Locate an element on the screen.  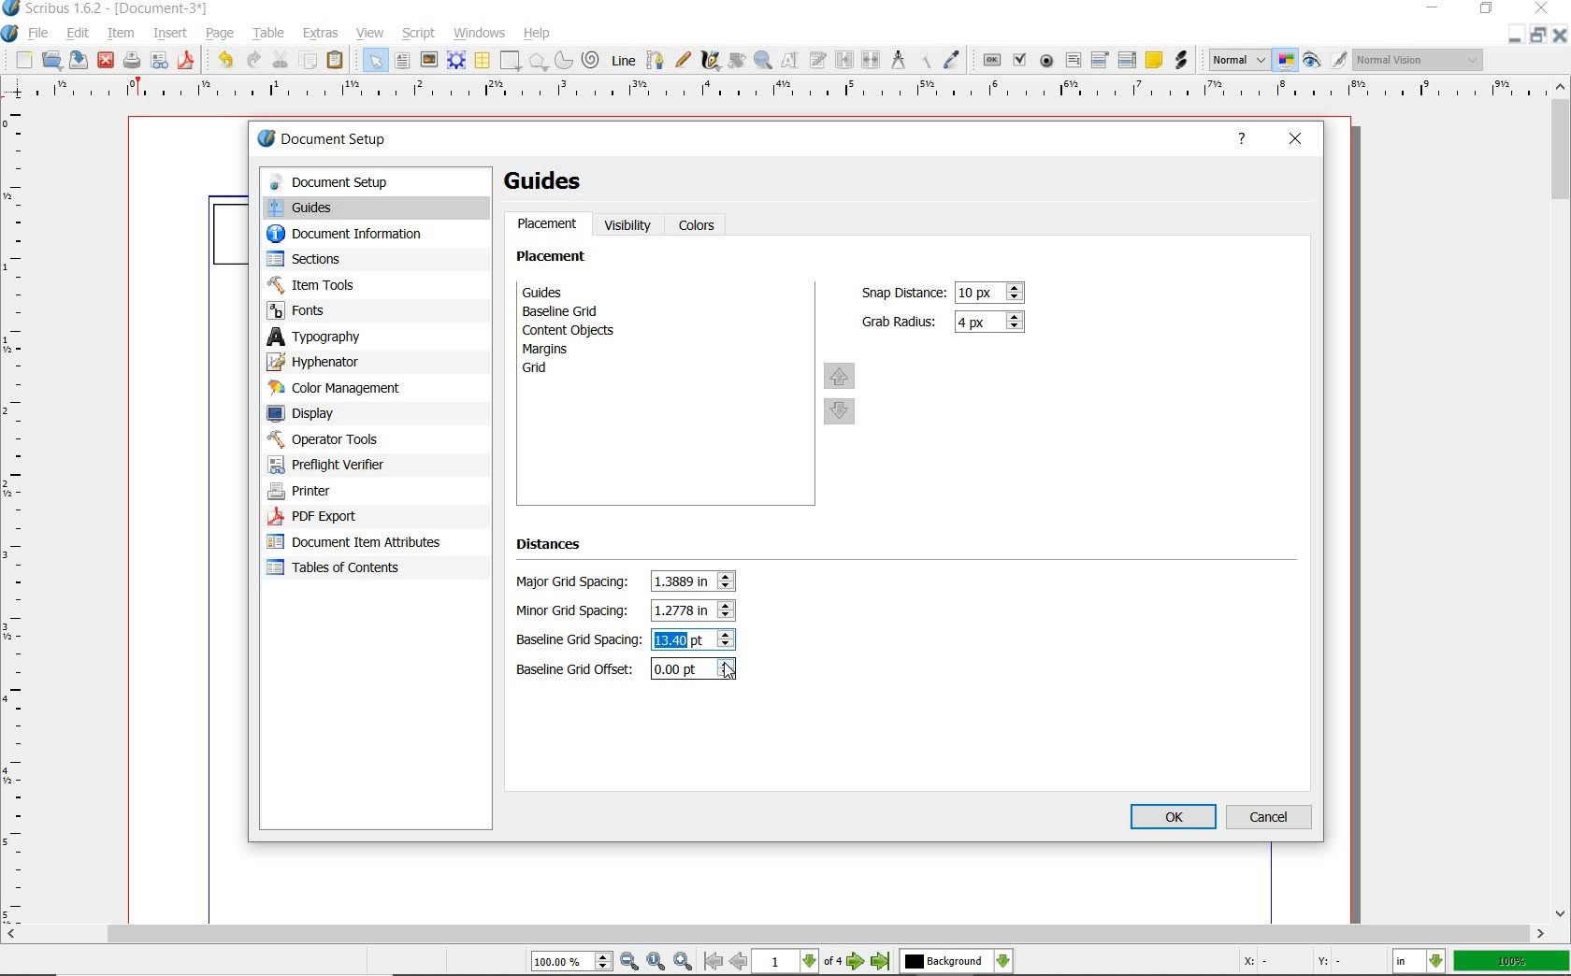
measurements is located at coordinates (896, 59).